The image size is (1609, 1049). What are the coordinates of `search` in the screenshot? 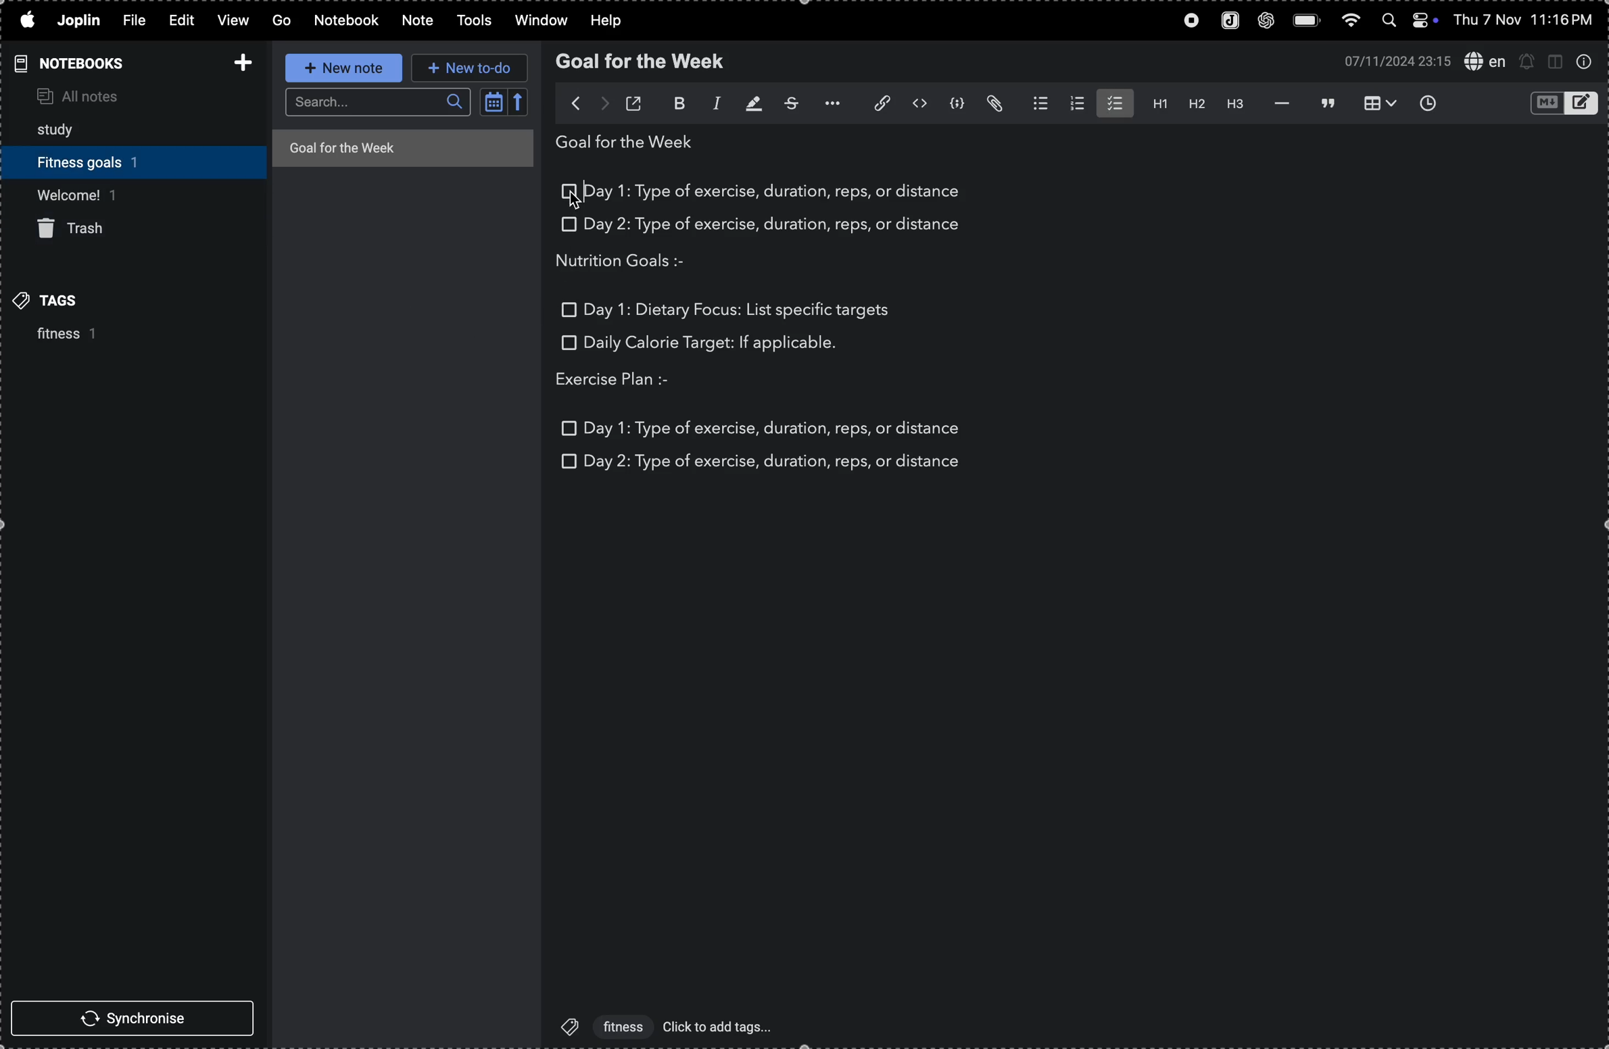 It's located at (377, 103).